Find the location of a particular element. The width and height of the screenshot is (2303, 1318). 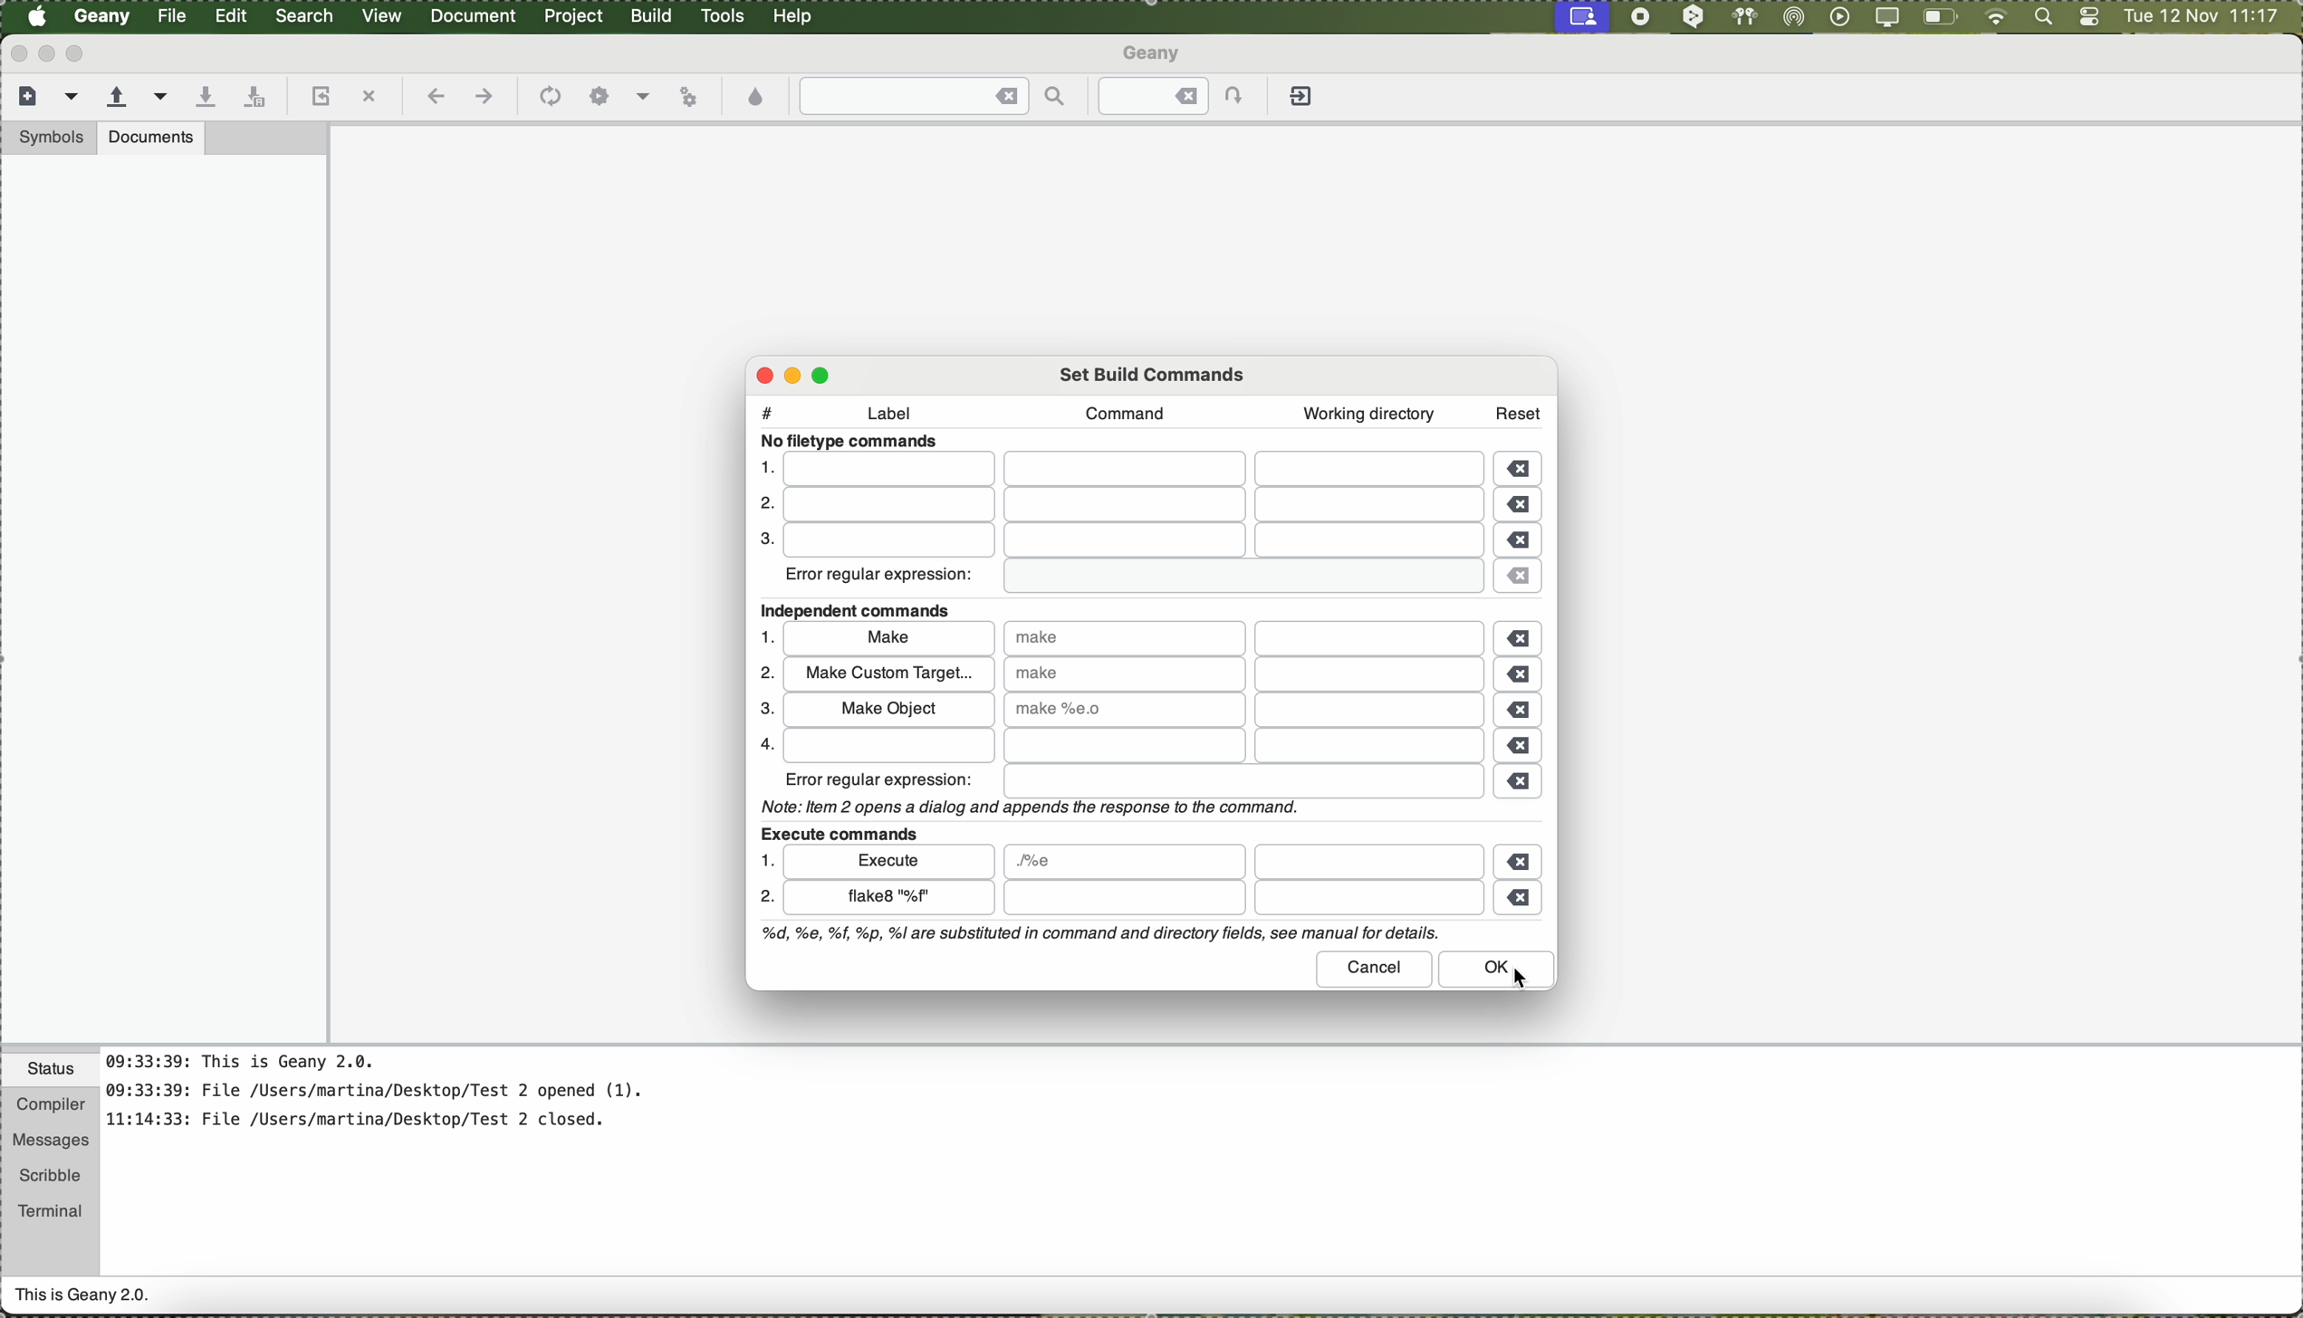

icon is located at coordinates (547, 98).